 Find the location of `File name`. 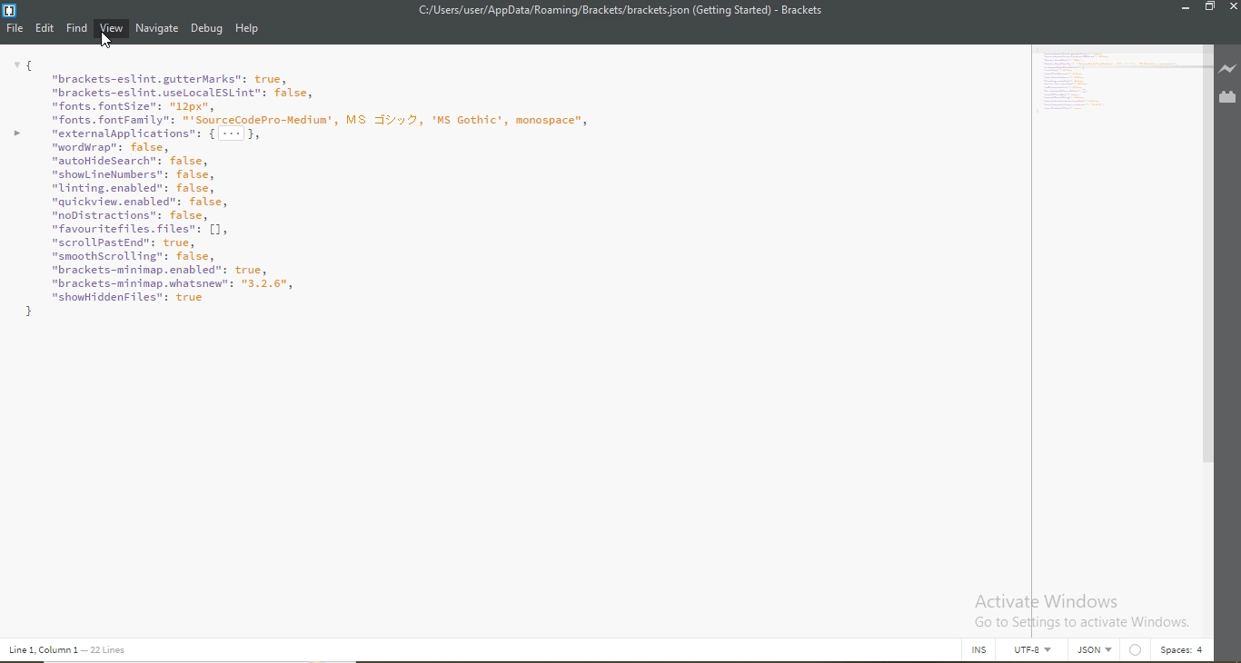

File name is located at coordinates (619, 10).